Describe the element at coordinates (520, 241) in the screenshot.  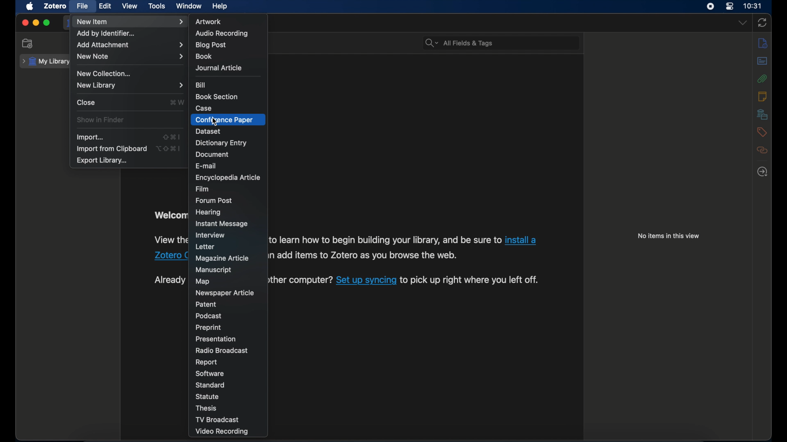
I see `link` at that location.